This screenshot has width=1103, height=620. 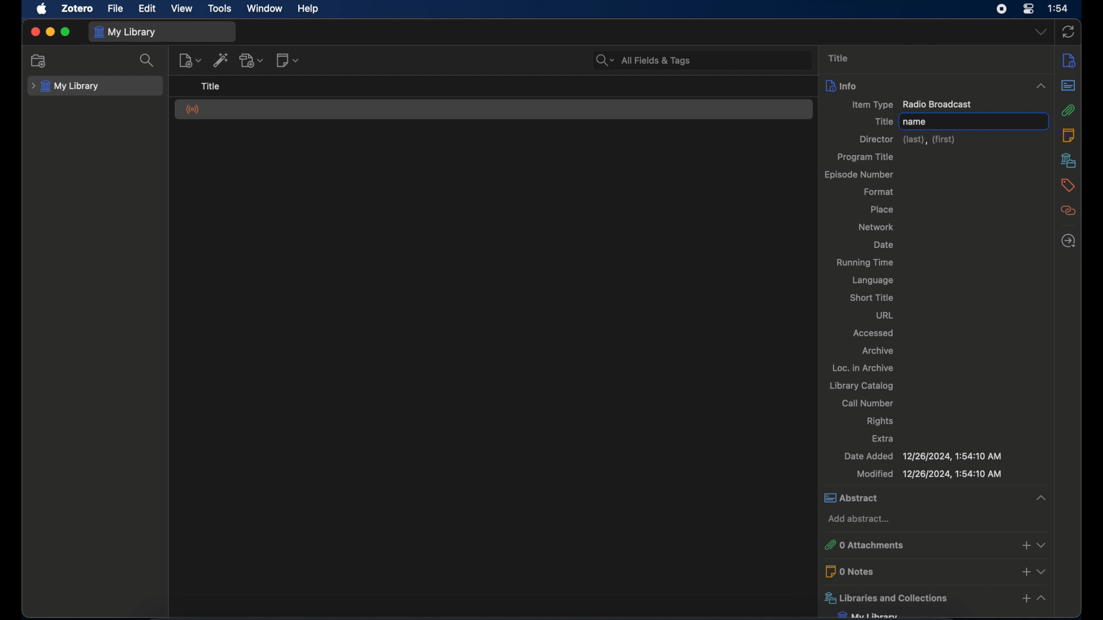 I want to click on place, so click(x=882, y=209).